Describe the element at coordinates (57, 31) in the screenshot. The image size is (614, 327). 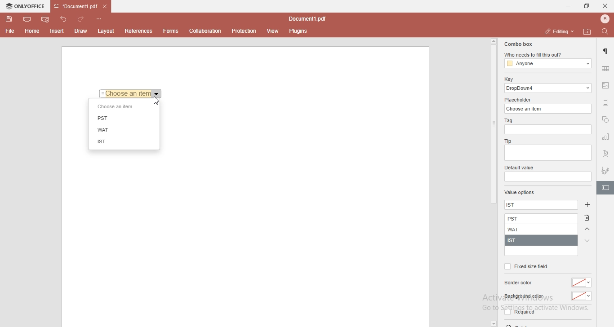
I see `Insert` at that location.